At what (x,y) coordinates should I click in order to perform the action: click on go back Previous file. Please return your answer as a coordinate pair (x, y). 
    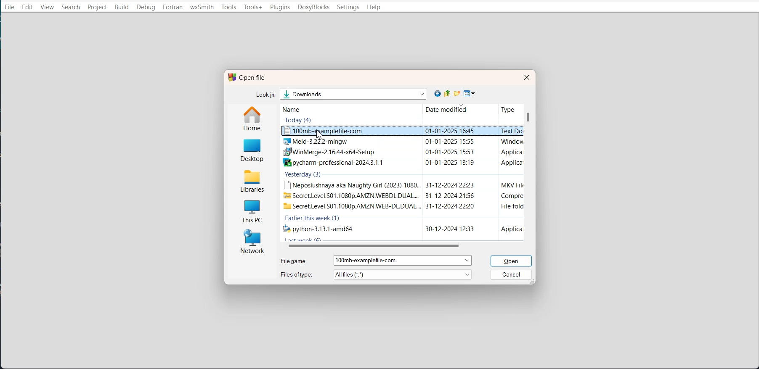
    Looking at the image, I should click on (438, 94).